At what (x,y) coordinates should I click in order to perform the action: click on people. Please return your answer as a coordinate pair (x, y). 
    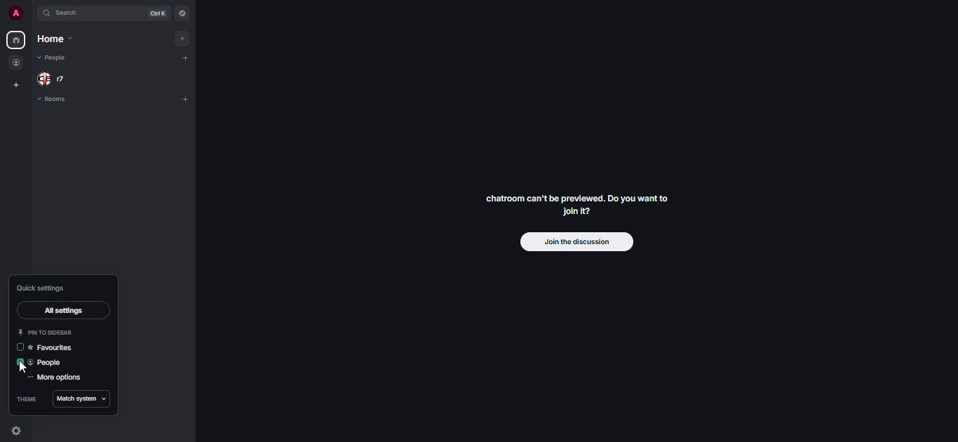
    Looking at the image, I should click on (58, 59).